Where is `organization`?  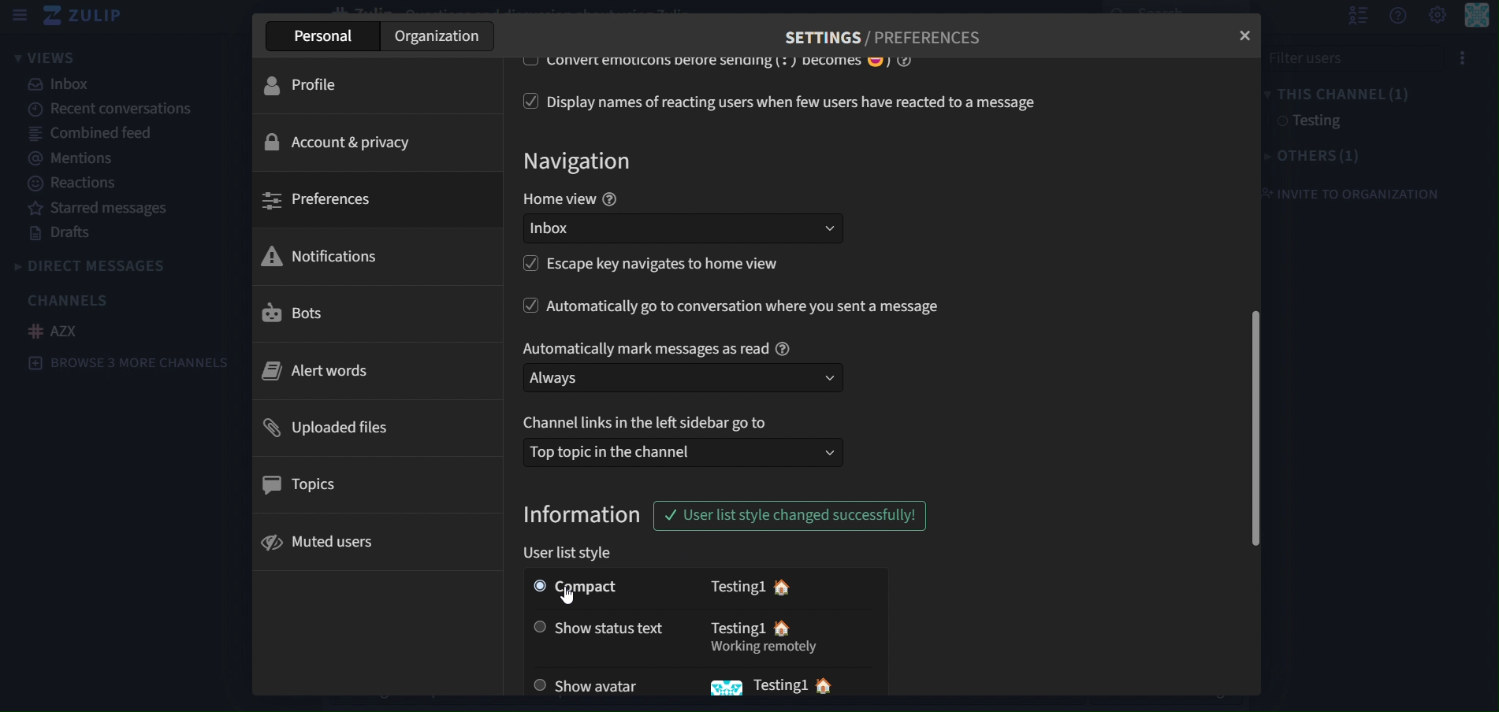 organization is located at coordinates (442, 39).